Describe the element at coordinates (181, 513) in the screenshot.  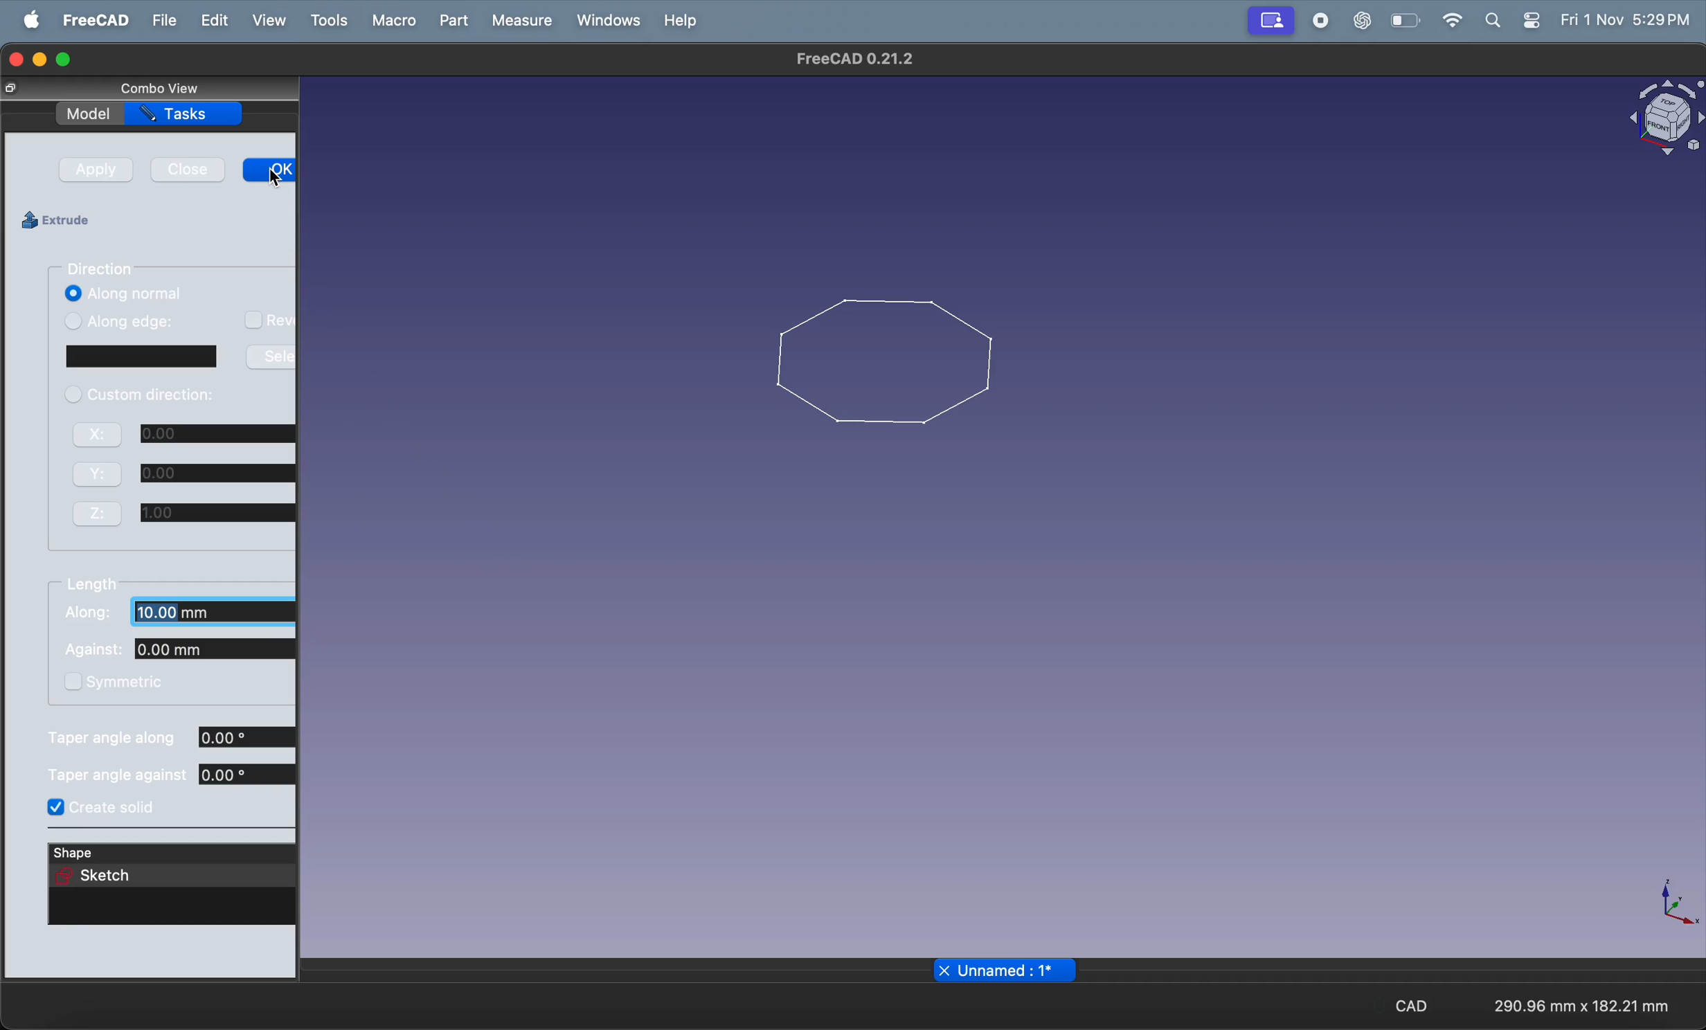
I see `z co ordinate` at that location.